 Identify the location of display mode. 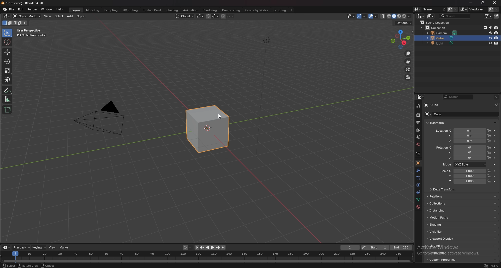
(431, 16).